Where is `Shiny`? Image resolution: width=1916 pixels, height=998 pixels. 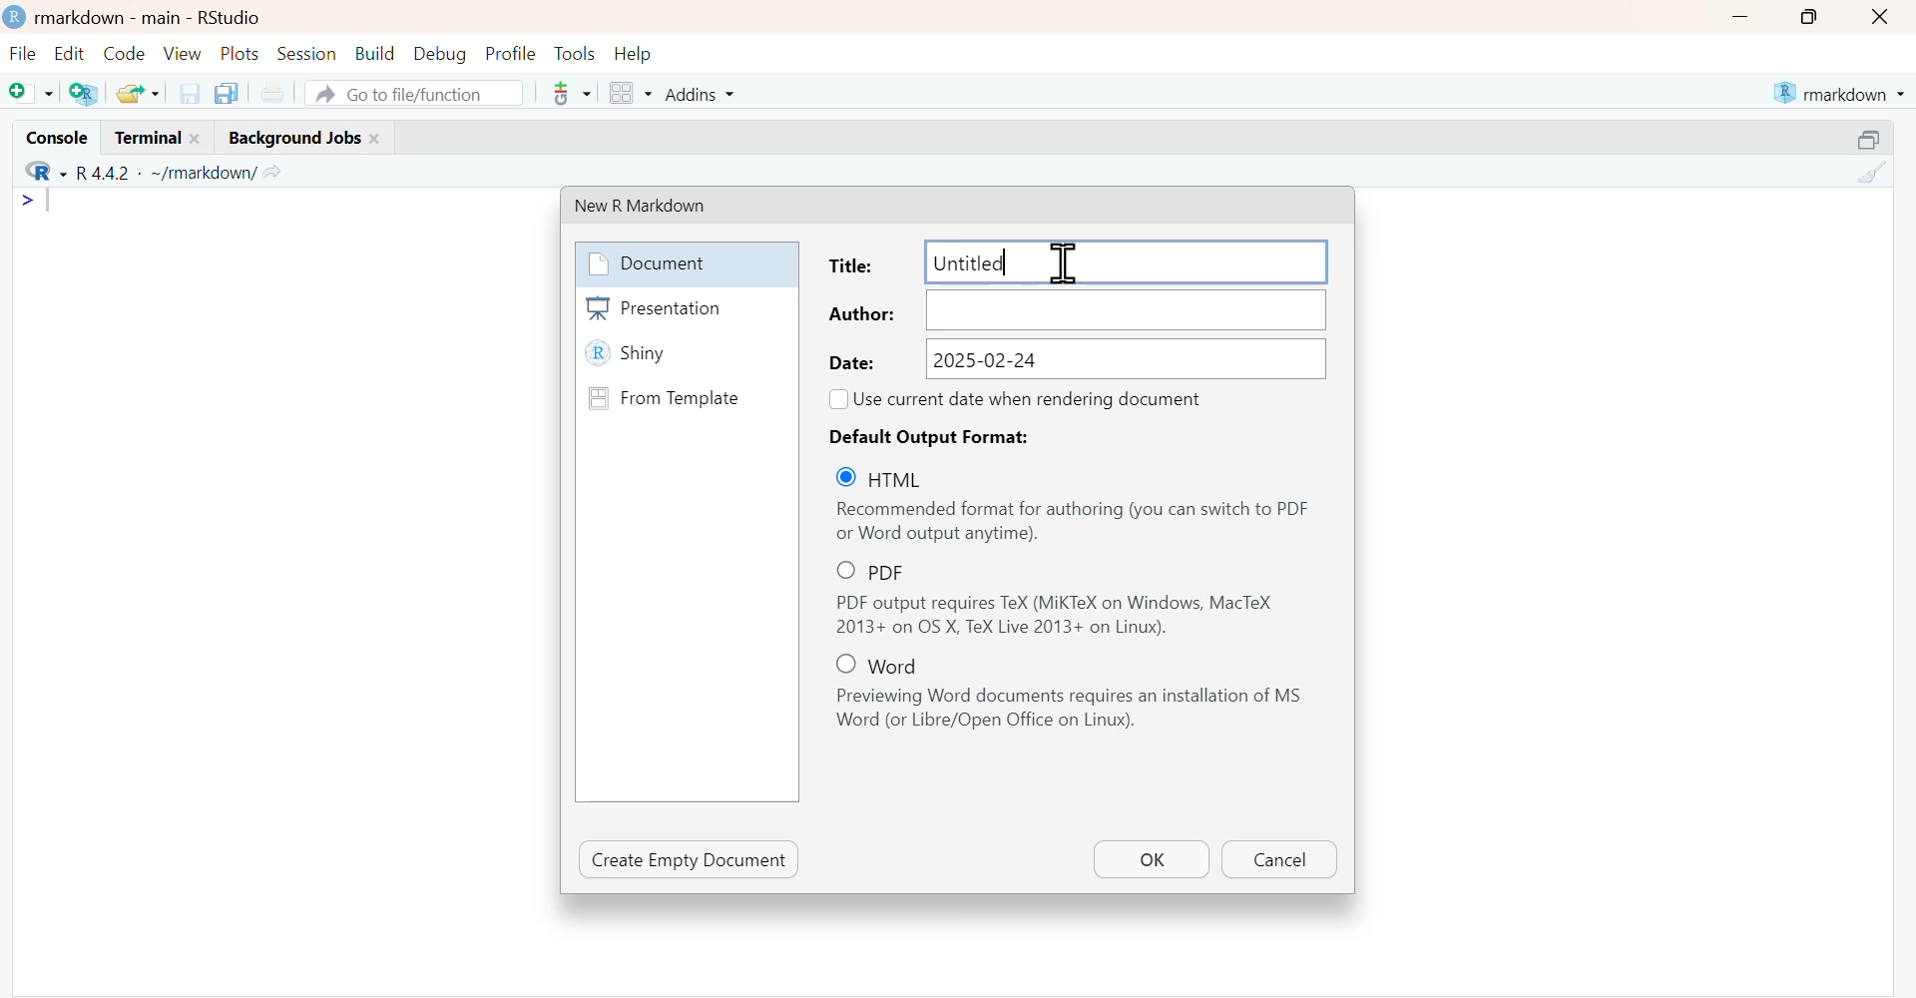
Shiny is located at coordinates (686, 355).